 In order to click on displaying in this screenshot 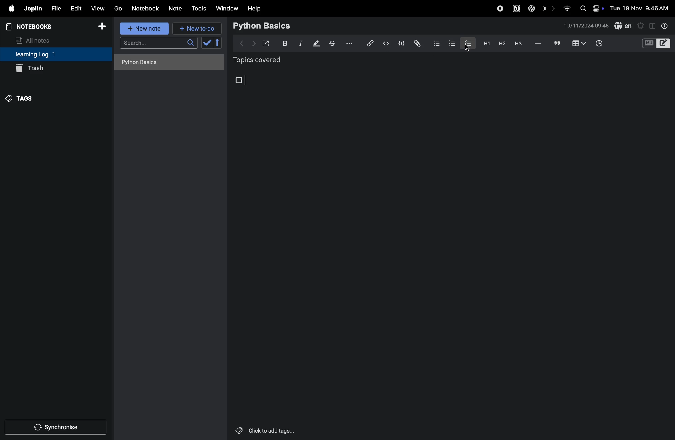, I will do `click(317, 44)`.